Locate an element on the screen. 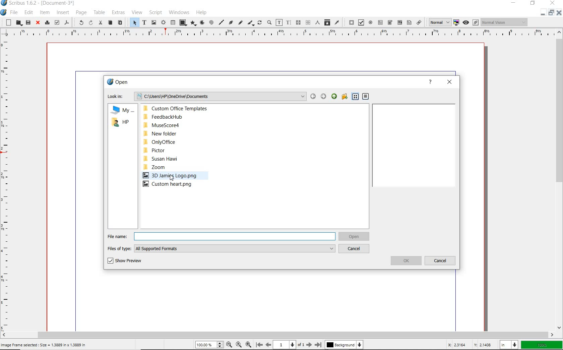 The width and height of the screenshot is (563, 350). table is located at coordinates (172, 22).